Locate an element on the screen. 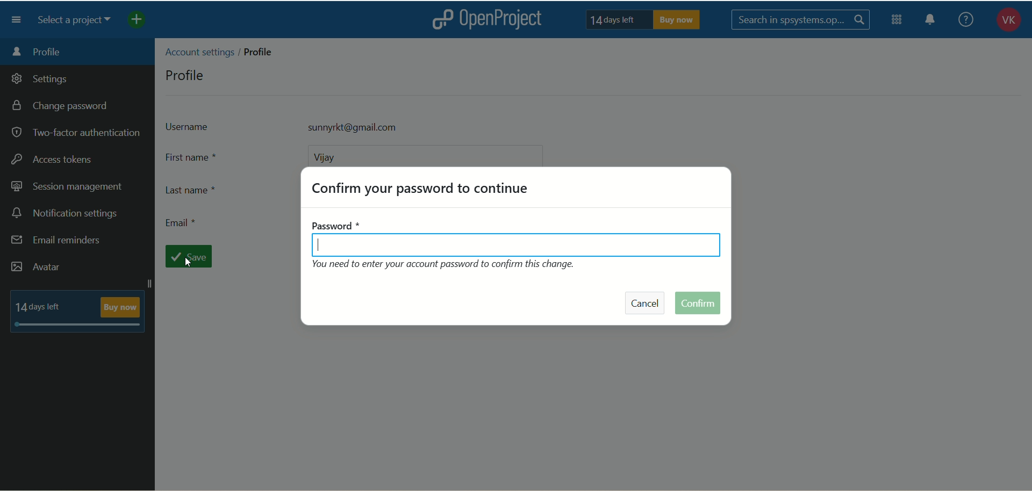 The image size is (1032, 491). confirm password to continue is located at coordinates (423, 187).